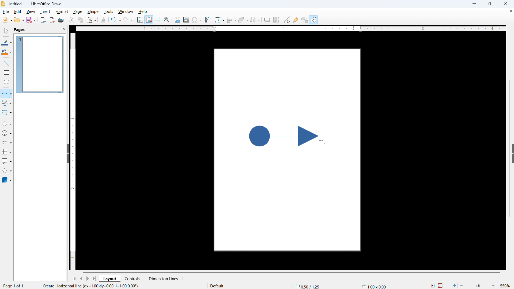 The image size is (514, 289). I want to click on Vertical scroll bar , so click(509, 148).